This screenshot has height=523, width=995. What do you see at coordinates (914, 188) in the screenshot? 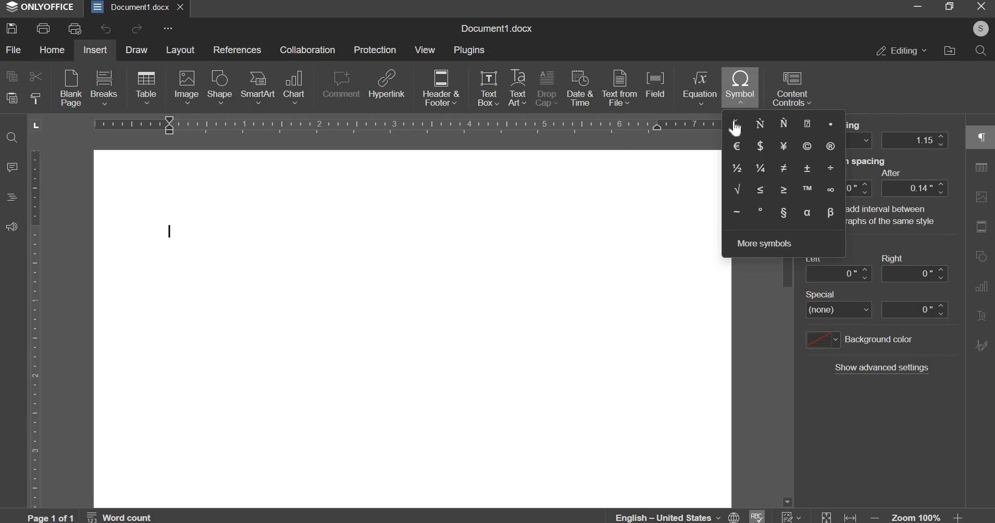
I see `paragraph spacing` at bounding box center [914, 188].